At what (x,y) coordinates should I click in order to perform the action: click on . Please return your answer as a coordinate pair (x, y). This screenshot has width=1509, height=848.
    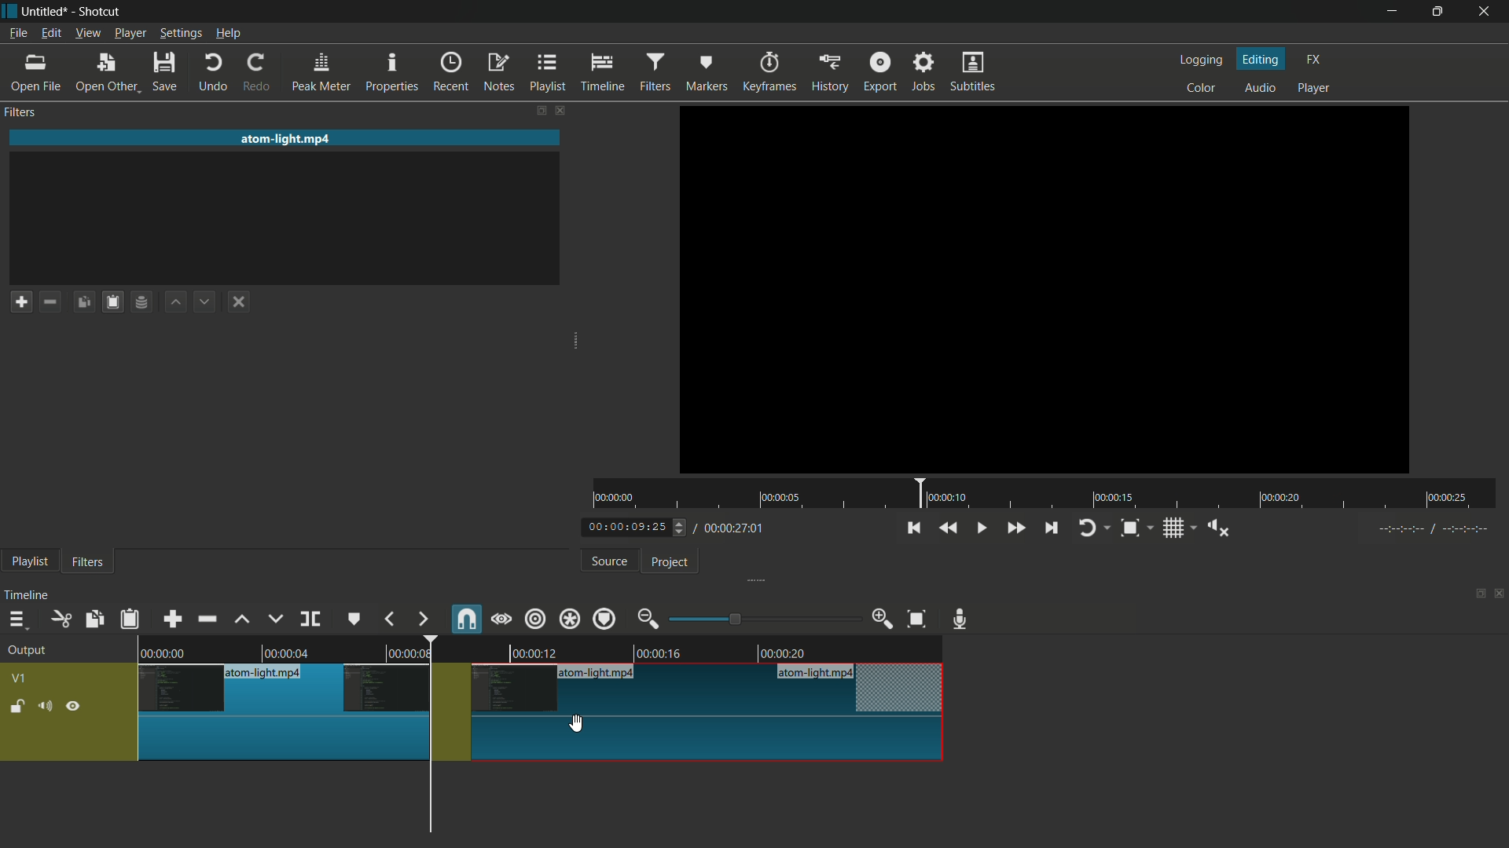
    Looking at the image, I should click on (1429, 532).